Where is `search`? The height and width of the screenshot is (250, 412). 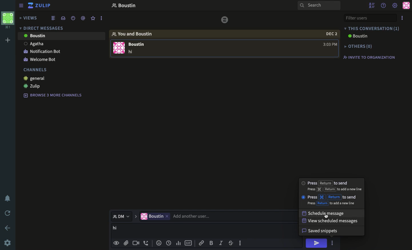 search is located at coordinates (318, 6).